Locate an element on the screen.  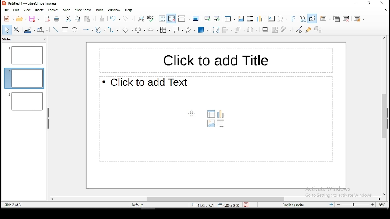
text box is located at coordinates (216, 119).